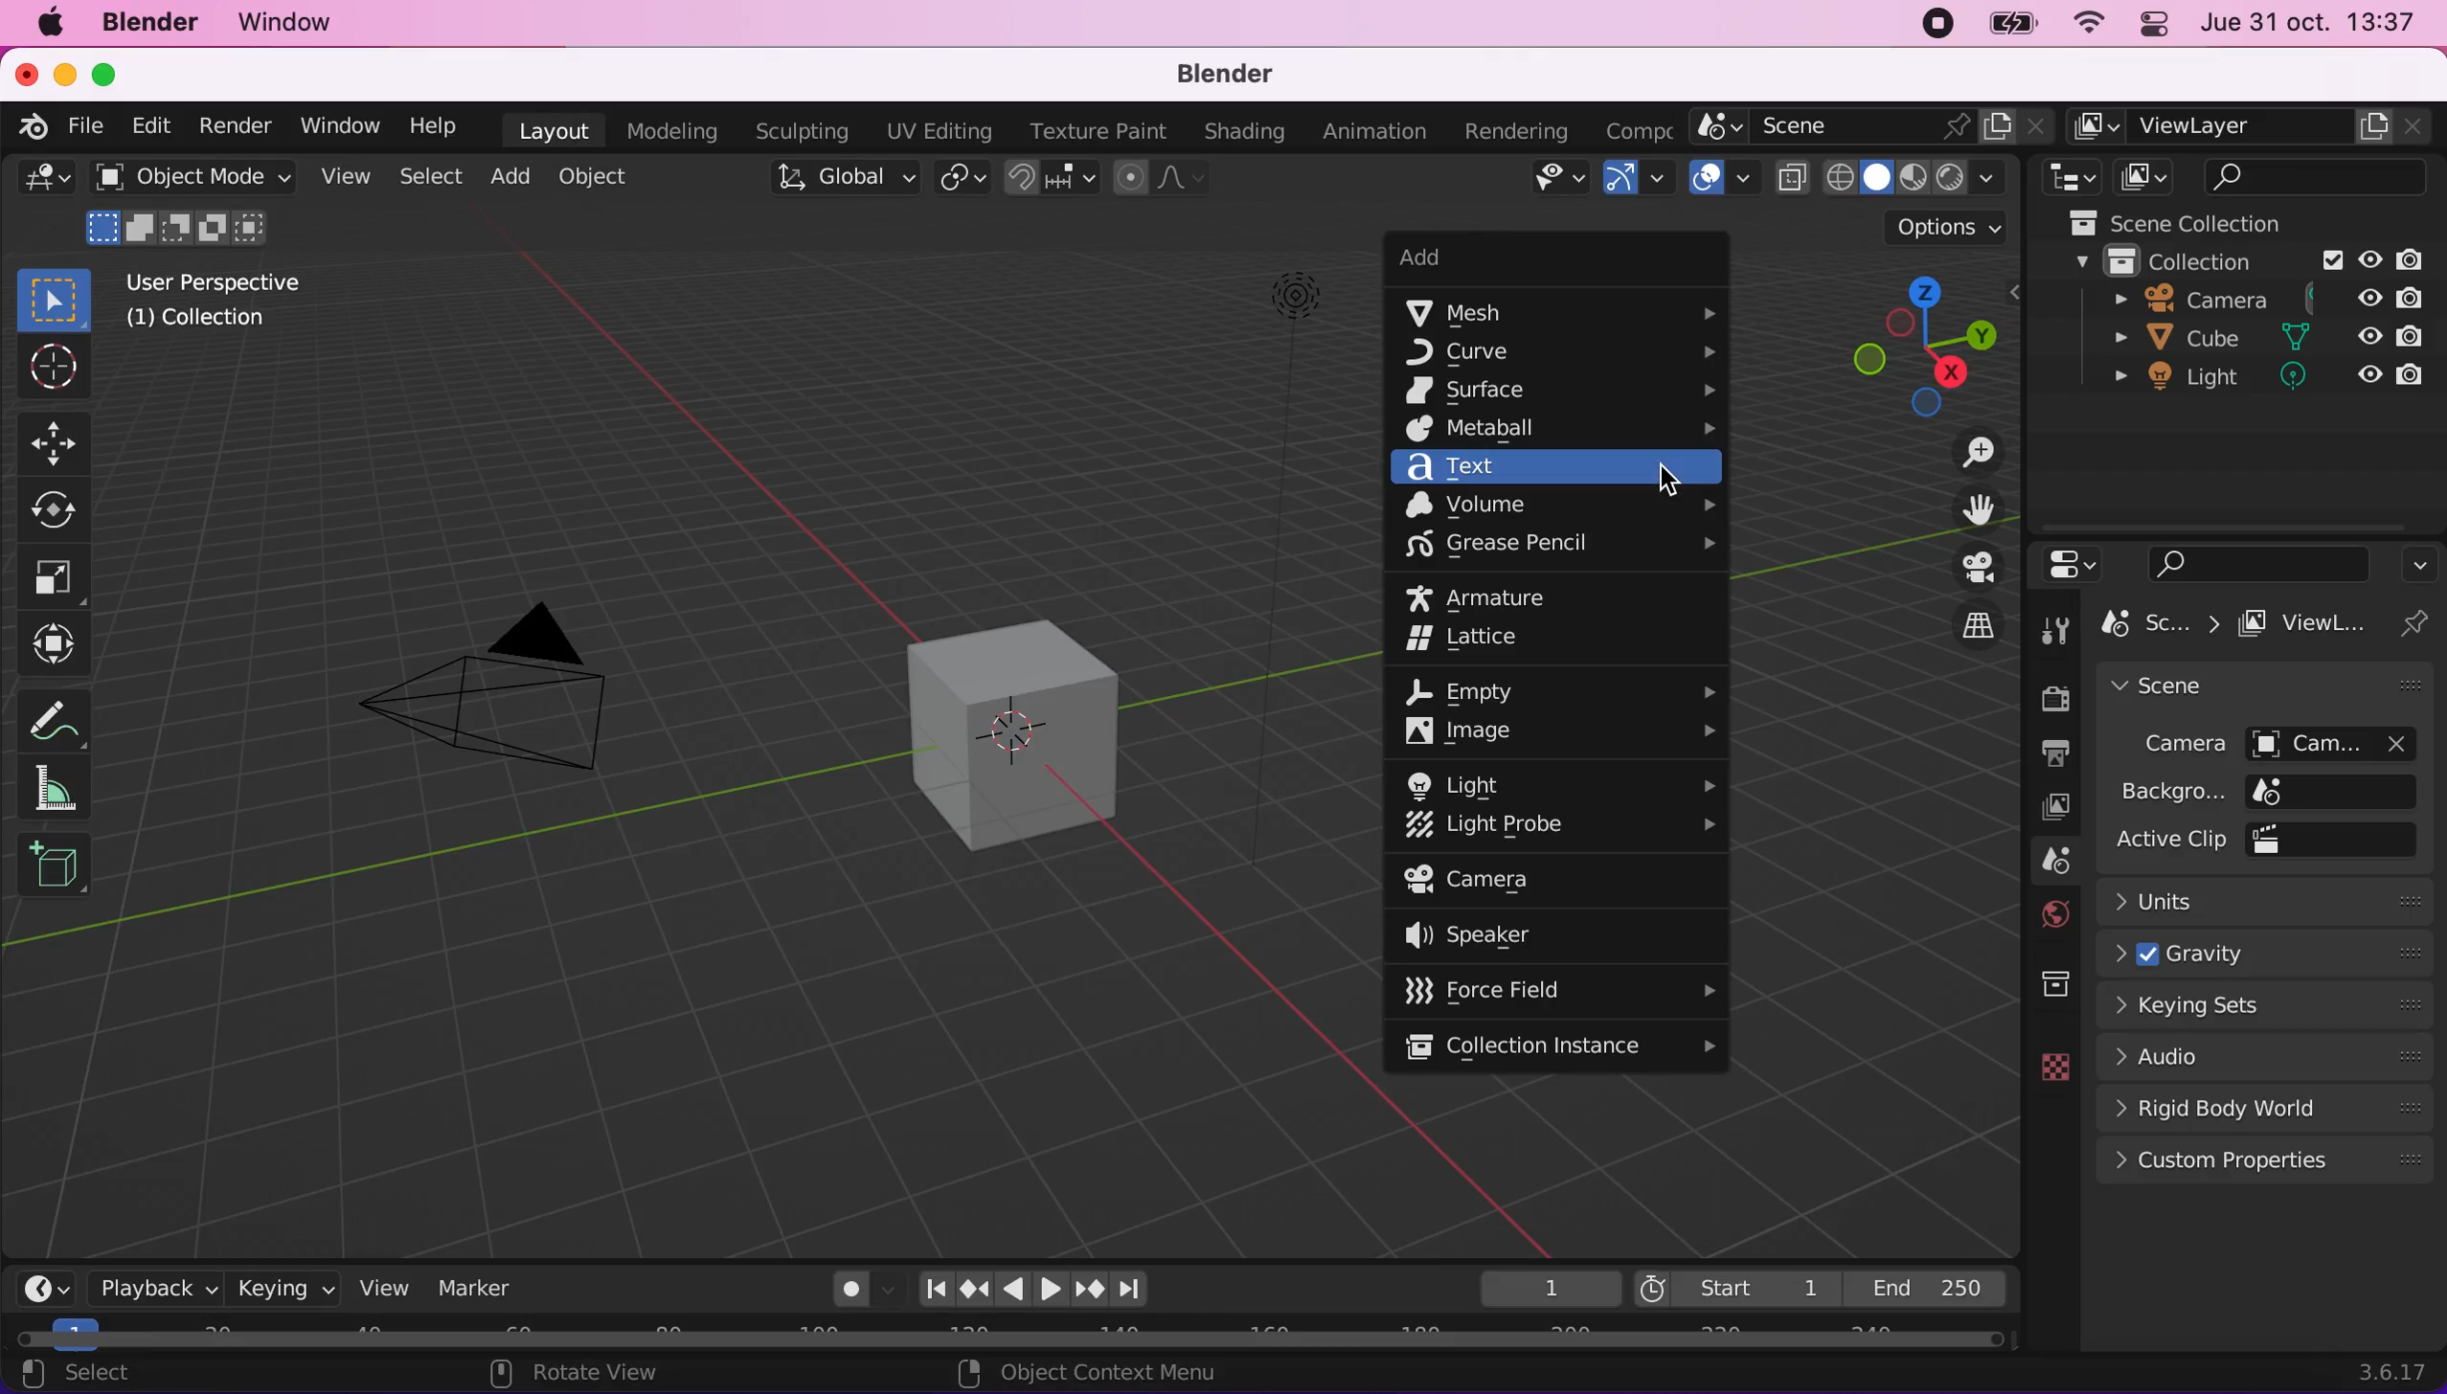 This screenshot has width=2447, height=1394. What do you see at coordinates (2267, 684) in the screenshot?
I see `scene` at bounding box center [2267, 684].